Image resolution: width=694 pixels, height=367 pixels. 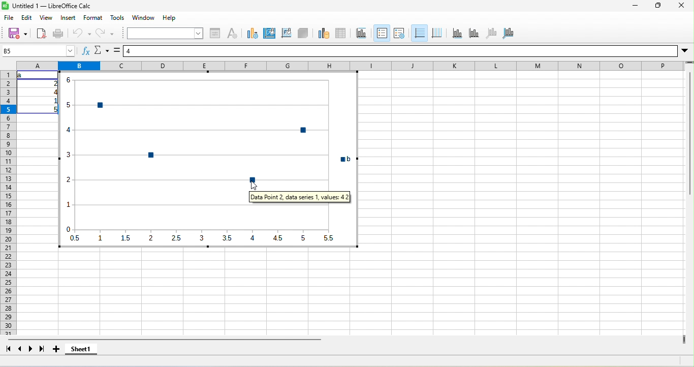 I want to click on legend, so click(x=399, y=34).